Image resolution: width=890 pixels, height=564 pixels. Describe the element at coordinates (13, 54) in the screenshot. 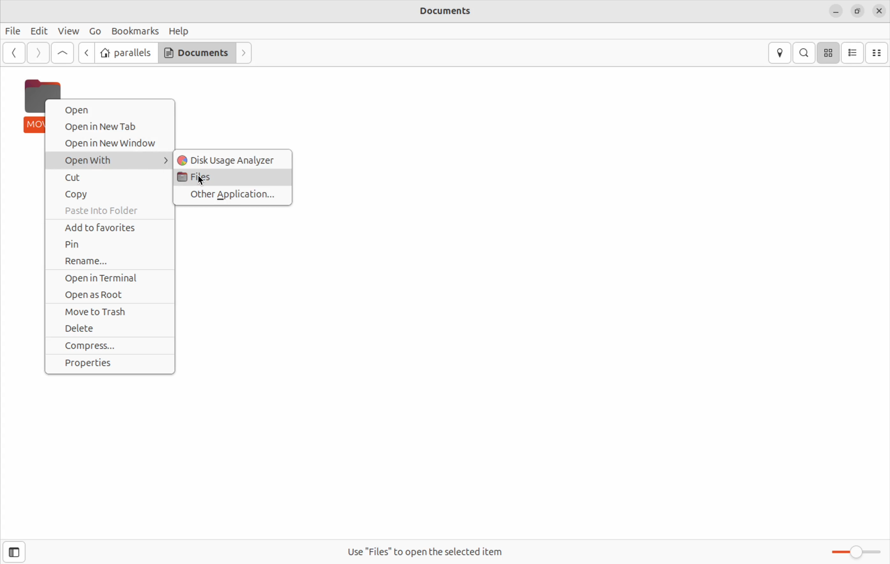

I see `back` at that location.